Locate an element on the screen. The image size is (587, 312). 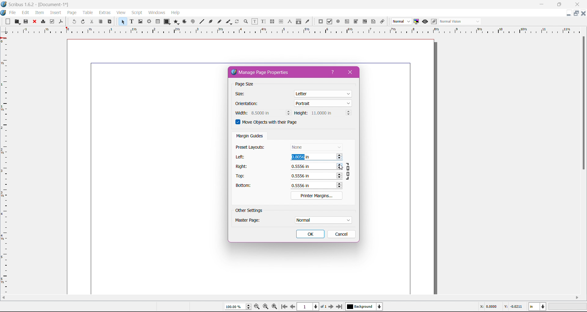
Master Page is located at coordinates (252, 221).